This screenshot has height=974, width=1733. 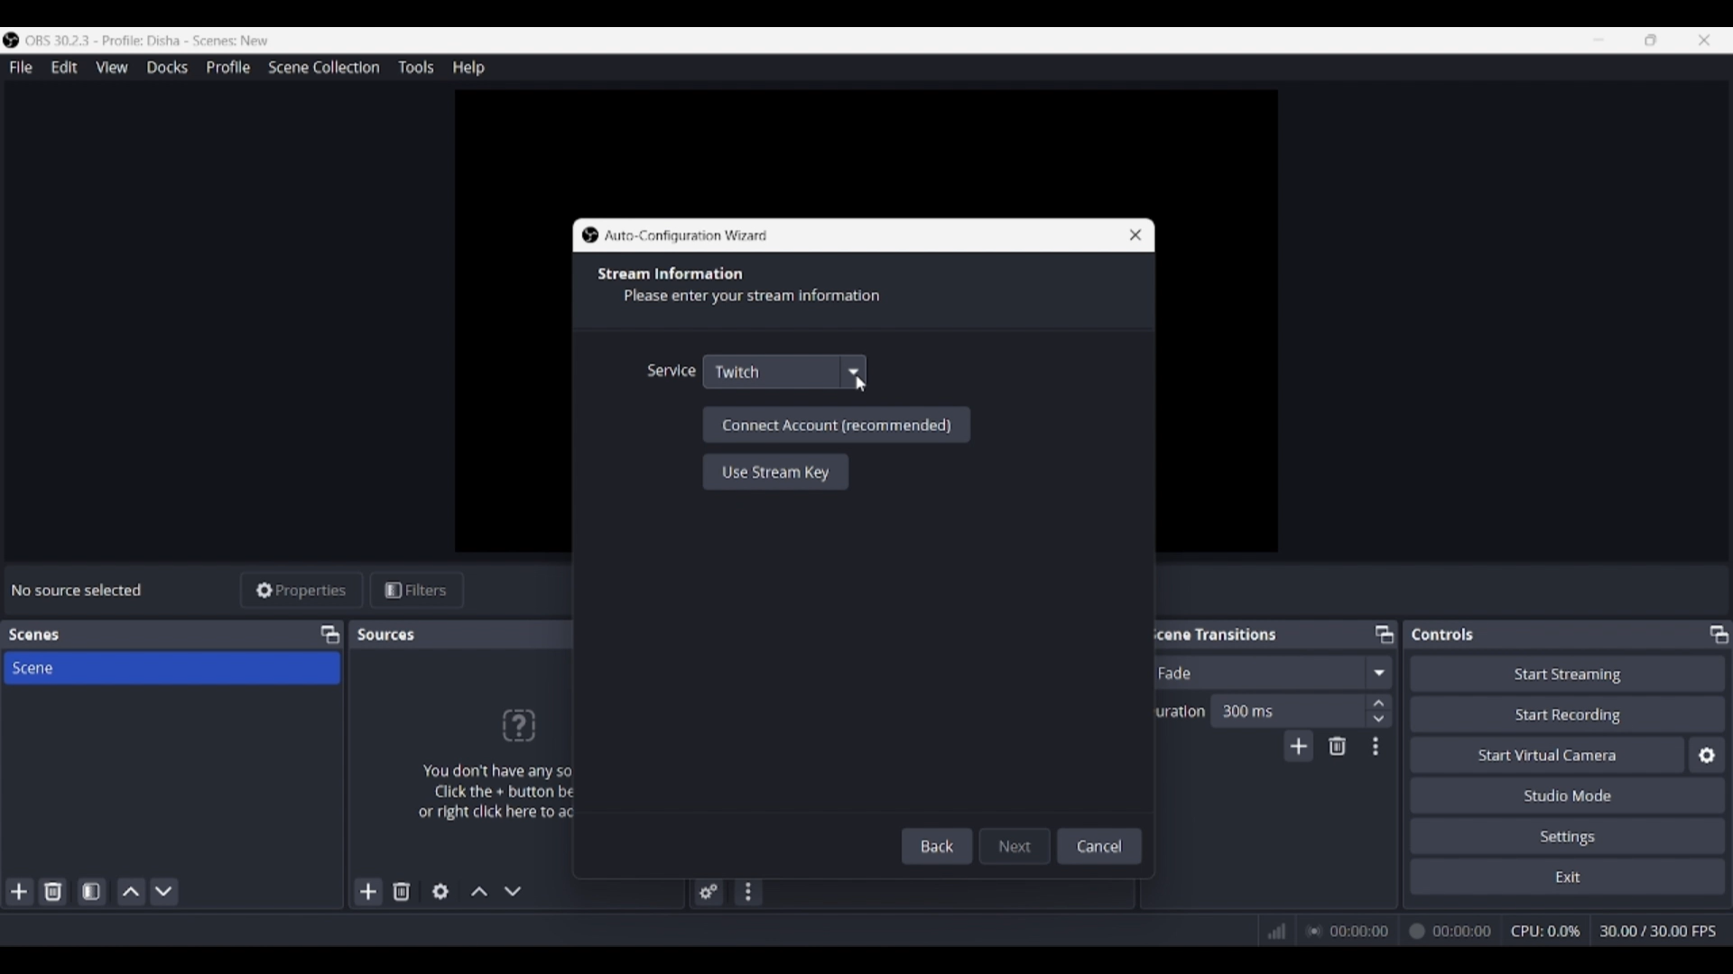 What do you see at coordinates (1286, 710) in the screenshot?
I see `Input duration` at bounding box center [1286, 710].